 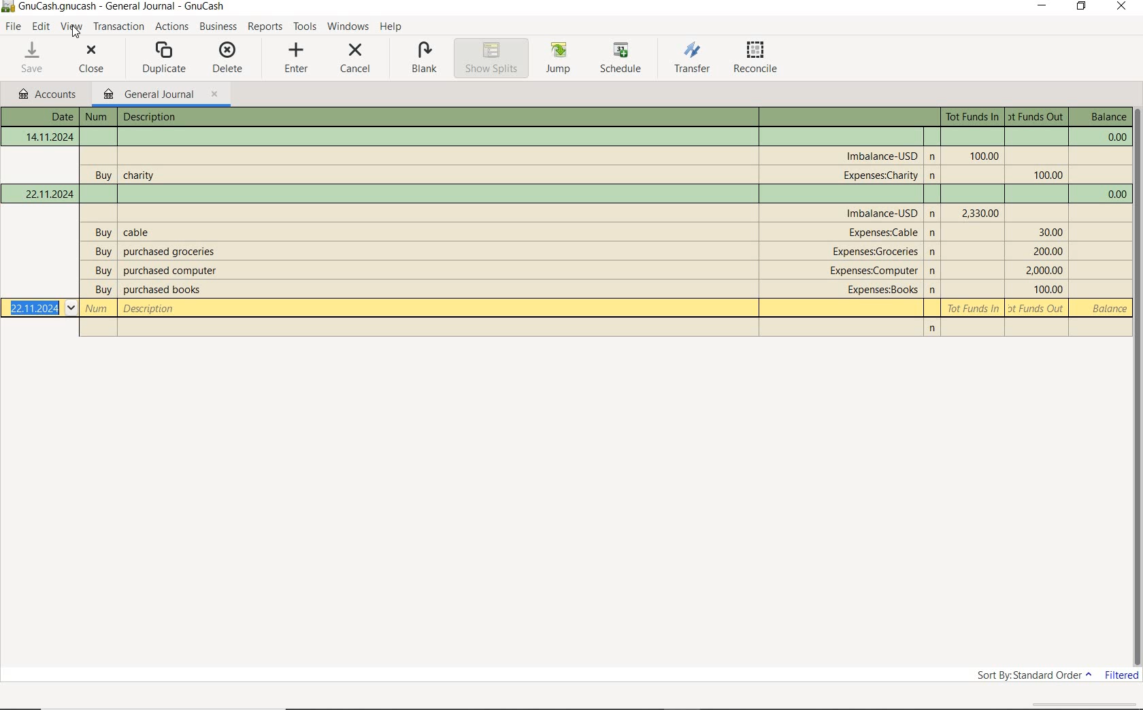 I want to click on account, so click(x=882, y=154).